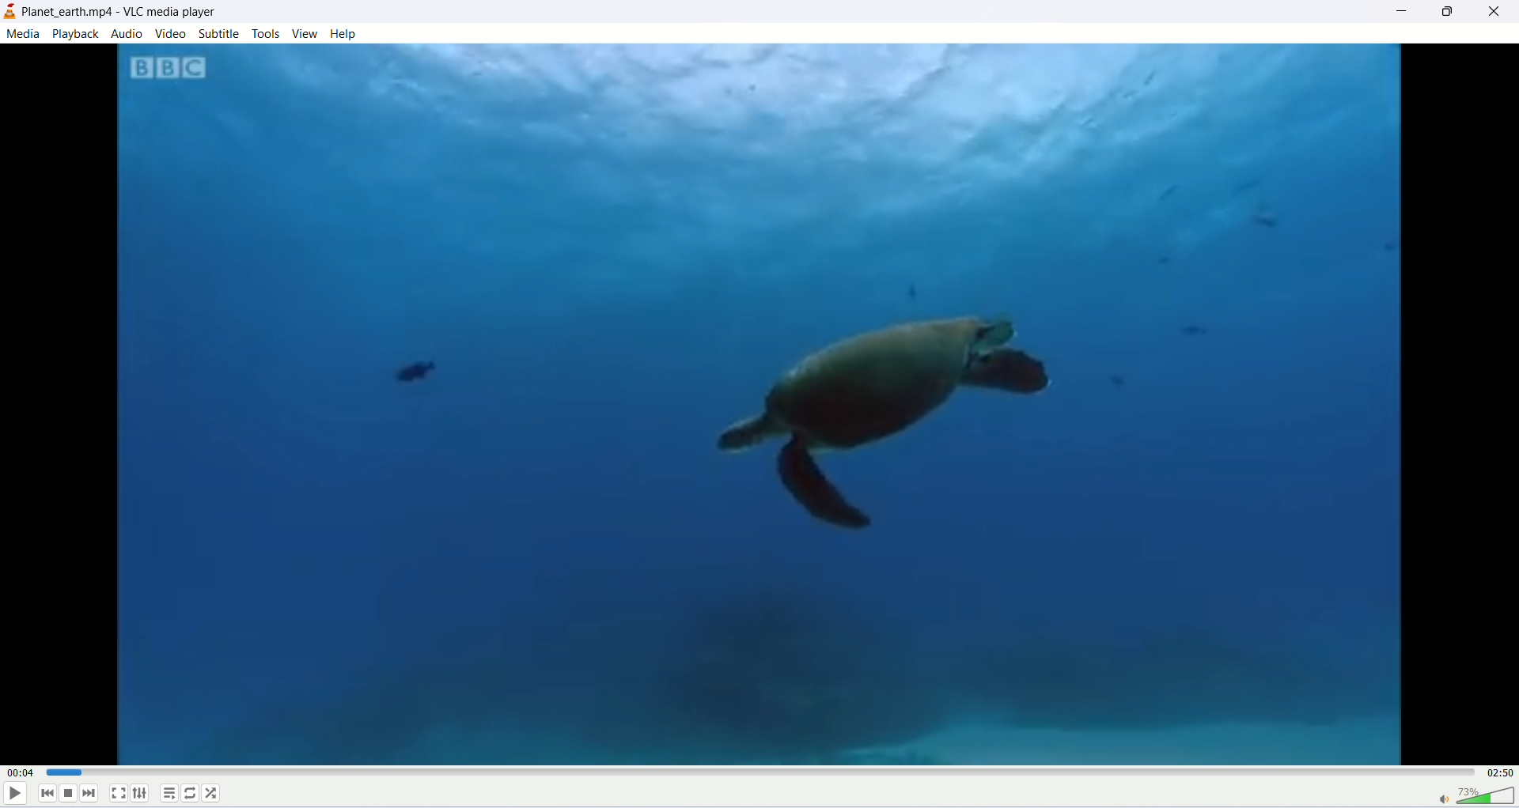 This screenshot has width=1519, height=808. What do you see at coordinates (1449, 13) in the screenshot?
I see `maximize` at bounding box center [1449, 13].